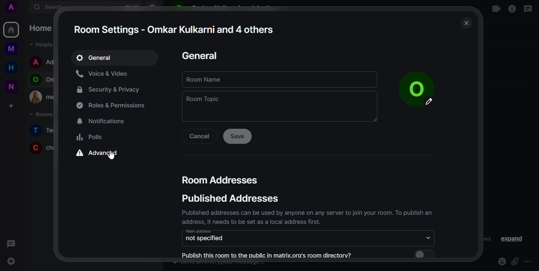 The height and width of the screenshot is (271, 539). Describe the element at coordinates (208, 239) in the screenshot. I see `not specified` at that location.